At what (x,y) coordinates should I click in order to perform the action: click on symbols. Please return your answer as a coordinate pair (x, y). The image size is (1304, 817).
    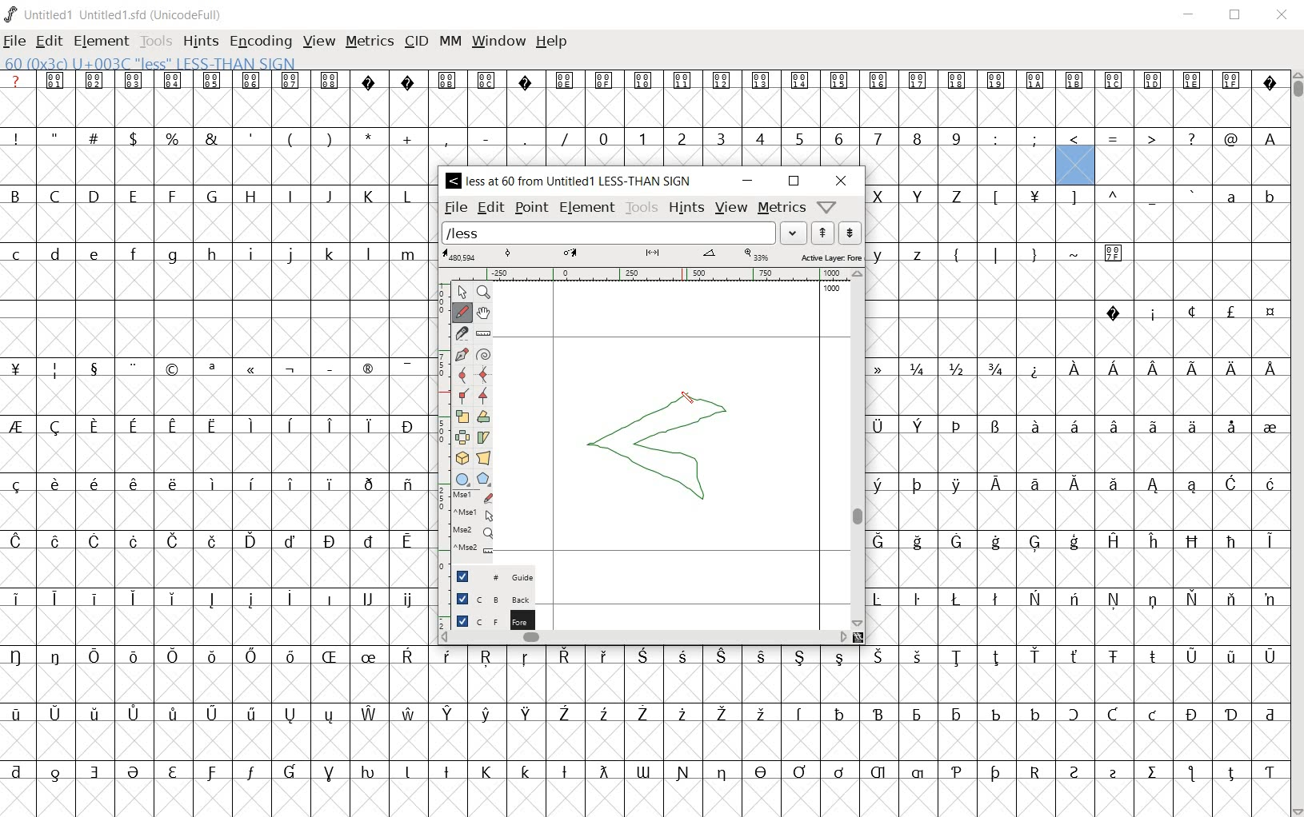
    Looking at the image, I should click on (291, 137).